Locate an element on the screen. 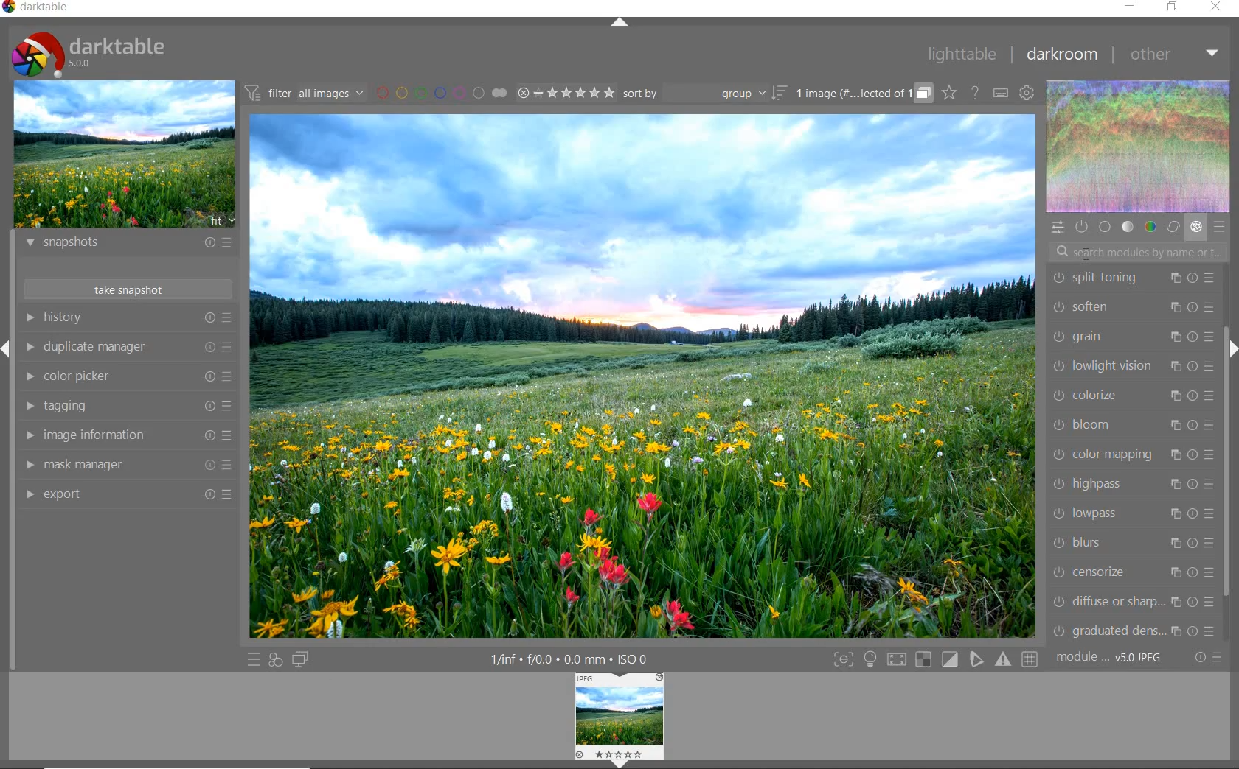 This screenshot has width=1239, height=769. mask manager is located at coordinates (127, 463).